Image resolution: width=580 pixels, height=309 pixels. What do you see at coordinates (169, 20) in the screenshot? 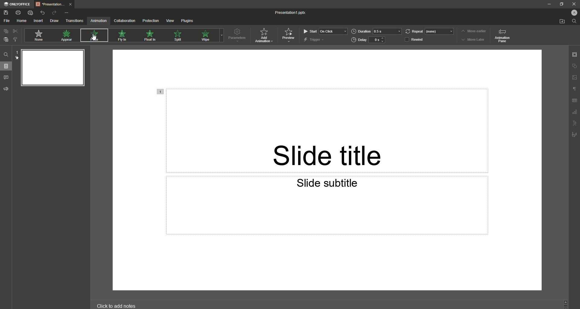
I see `View` at bounding box center [169, 20].